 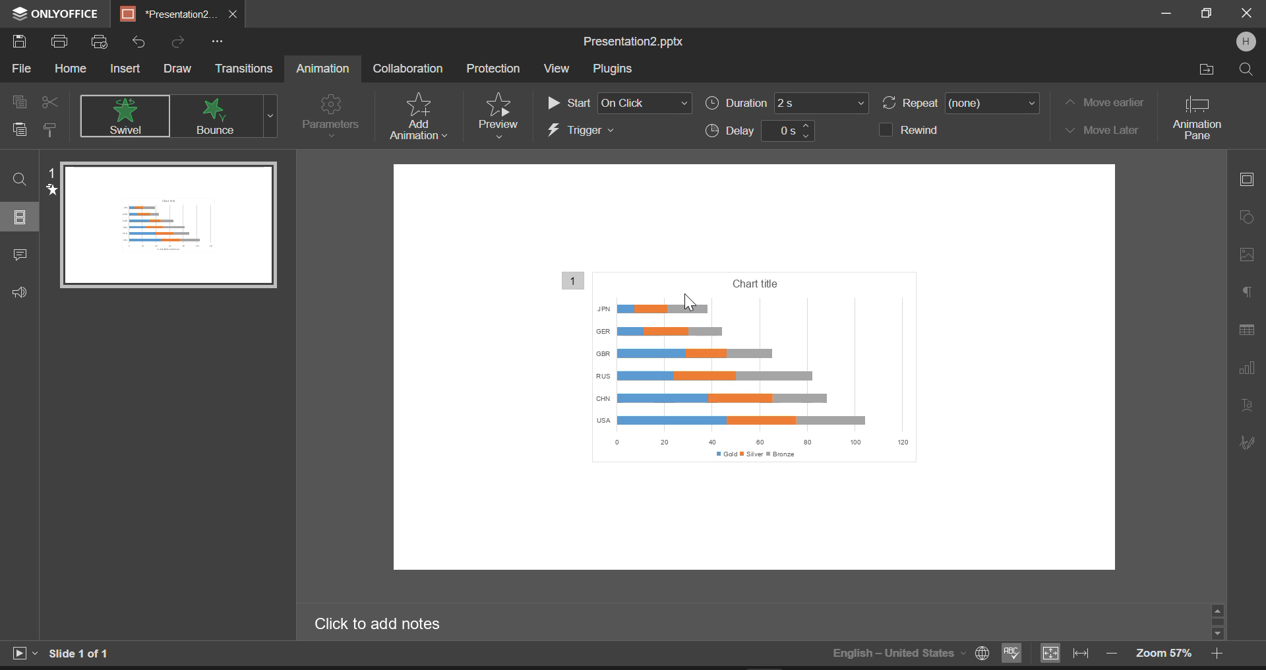 What do you see at coordinates (22, 42) in the screenshot?
I see `Save` at bounding box center [22, 42].